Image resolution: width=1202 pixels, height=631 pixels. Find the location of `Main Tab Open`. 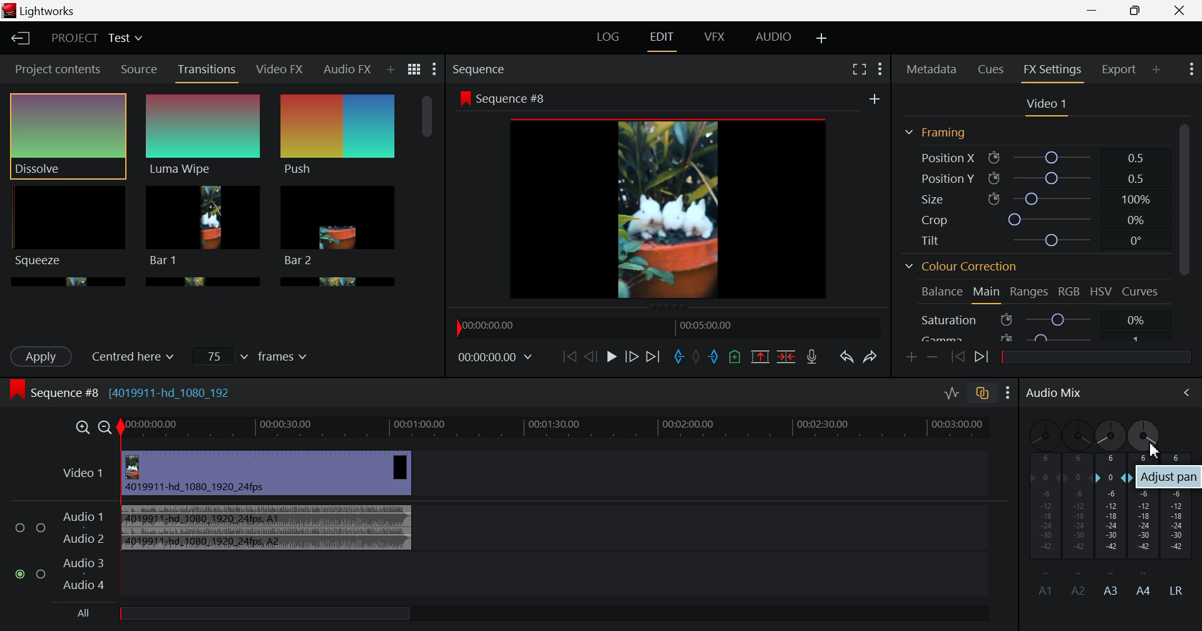

Main Tab Open is located at coordinates (987, 294).